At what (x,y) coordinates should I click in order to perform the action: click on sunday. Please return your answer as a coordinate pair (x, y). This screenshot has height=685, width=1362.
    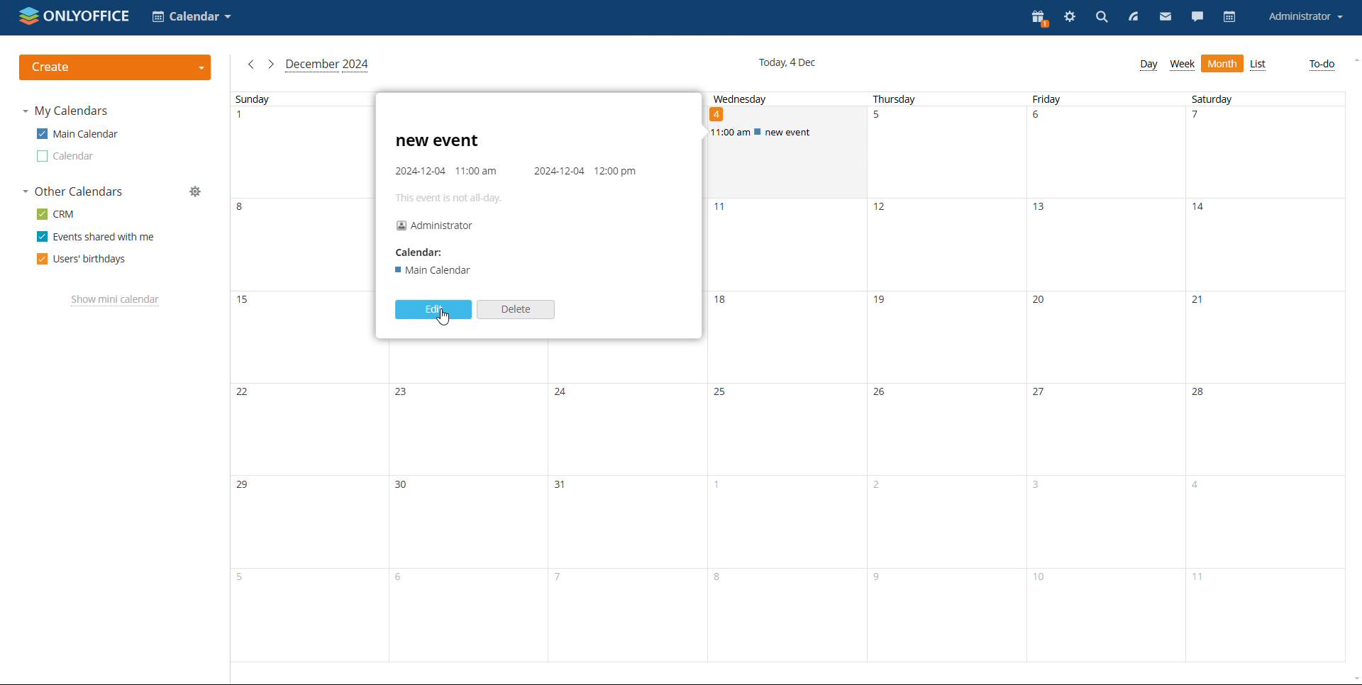
    Looking at the image, I should click on (304, 379).